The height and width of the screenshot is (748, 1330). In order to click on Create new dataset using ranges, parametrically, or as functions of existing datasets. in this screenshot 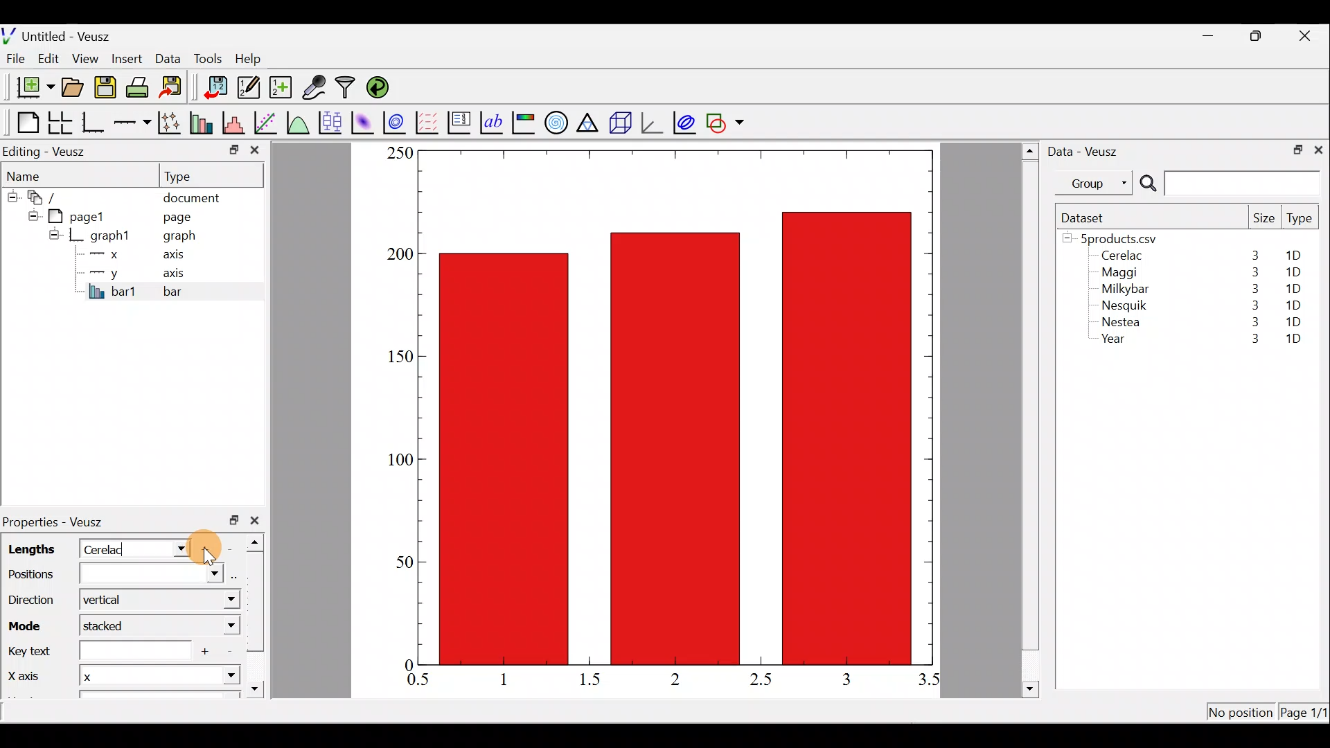, I will do `click(282, 88)`.